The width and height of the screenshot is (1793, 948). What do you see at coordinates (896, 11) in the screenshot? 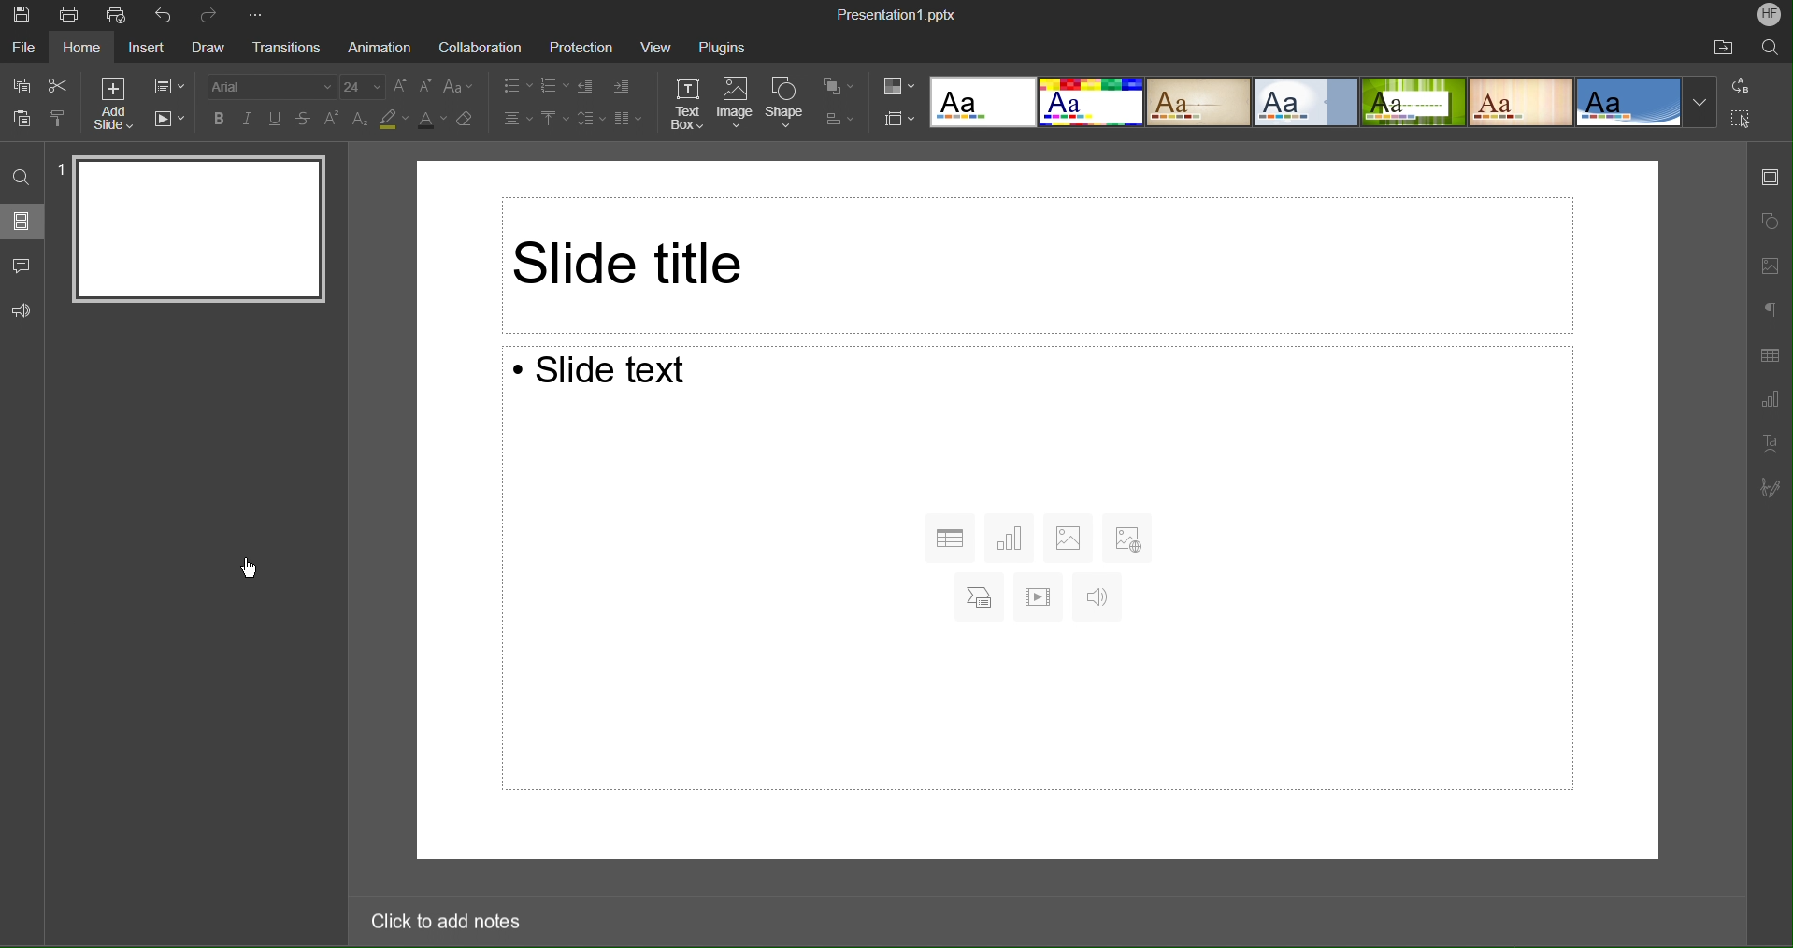
I see `Presentation1` at bounding box center [896, 11].